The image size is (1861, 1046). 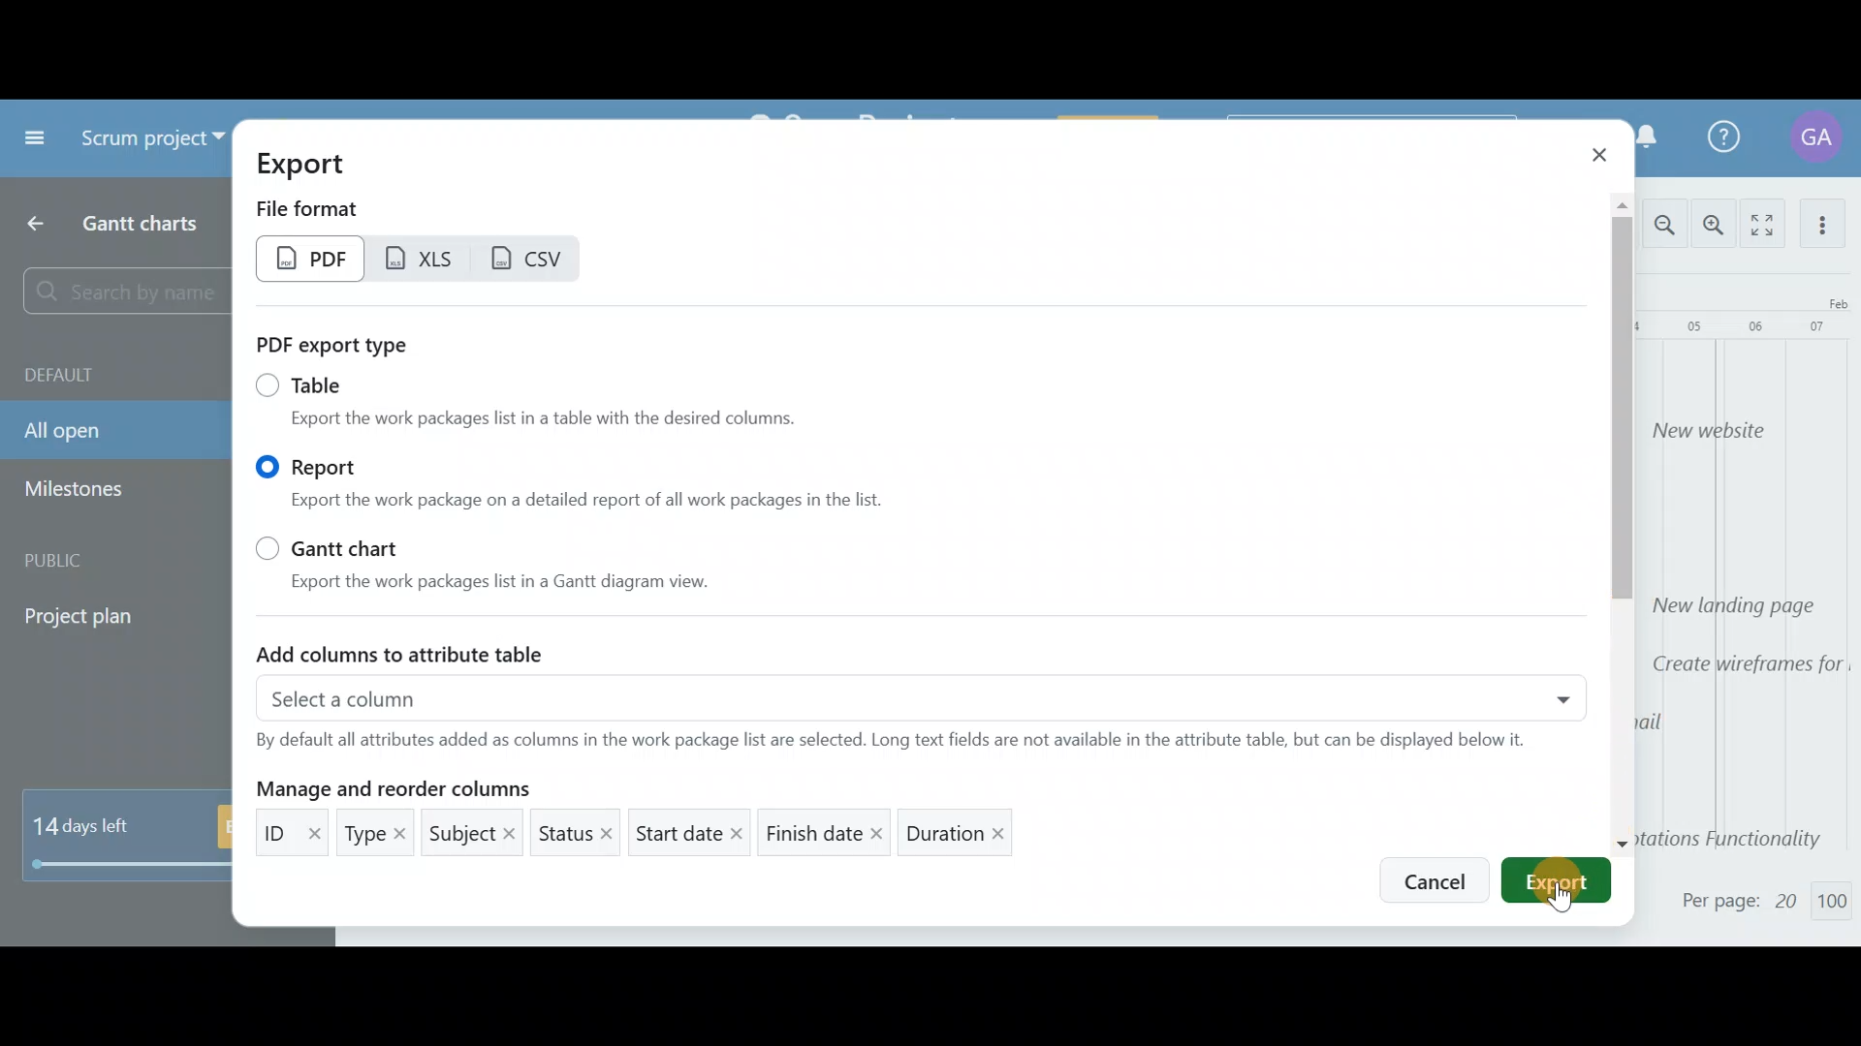 What do you see at coordinates (91, 491) in the screenshot?
I see `Milestones` at bounding box center [91, 491].